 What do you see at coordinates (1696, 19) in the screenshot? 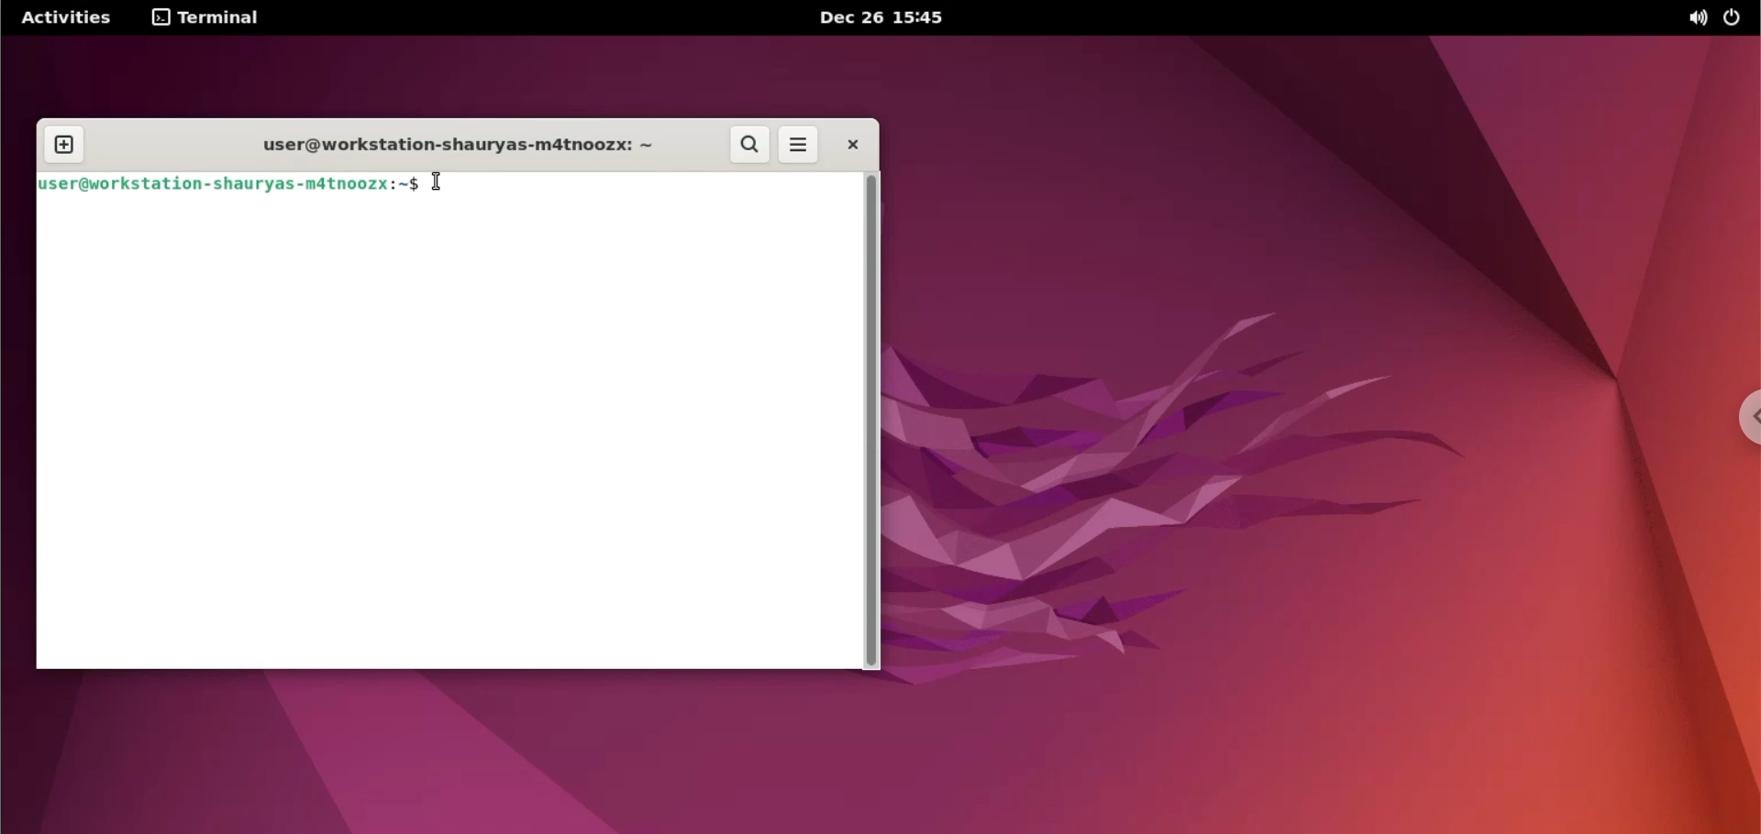
I see `sound options` at bounding box center [1696, 19].